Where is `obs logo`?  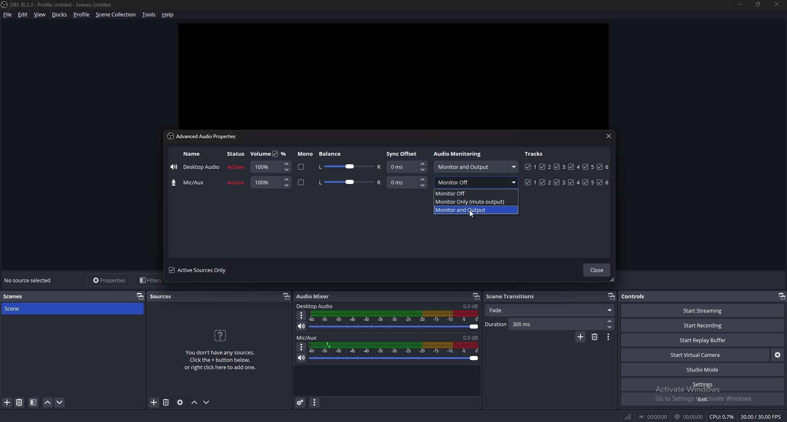 obs logo is located at coordinates (5, 5).